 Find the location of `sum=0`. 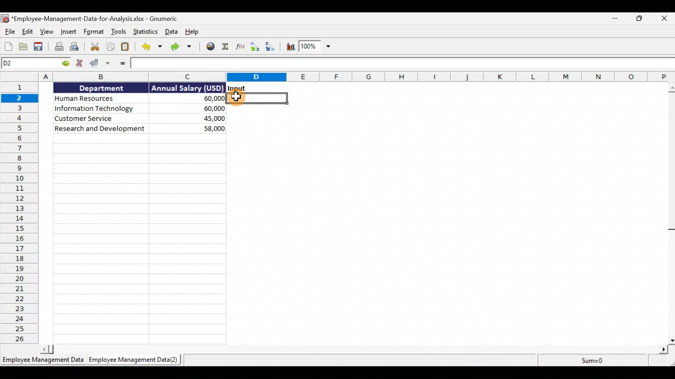

sum=0 is located at coordinates (591, 360).